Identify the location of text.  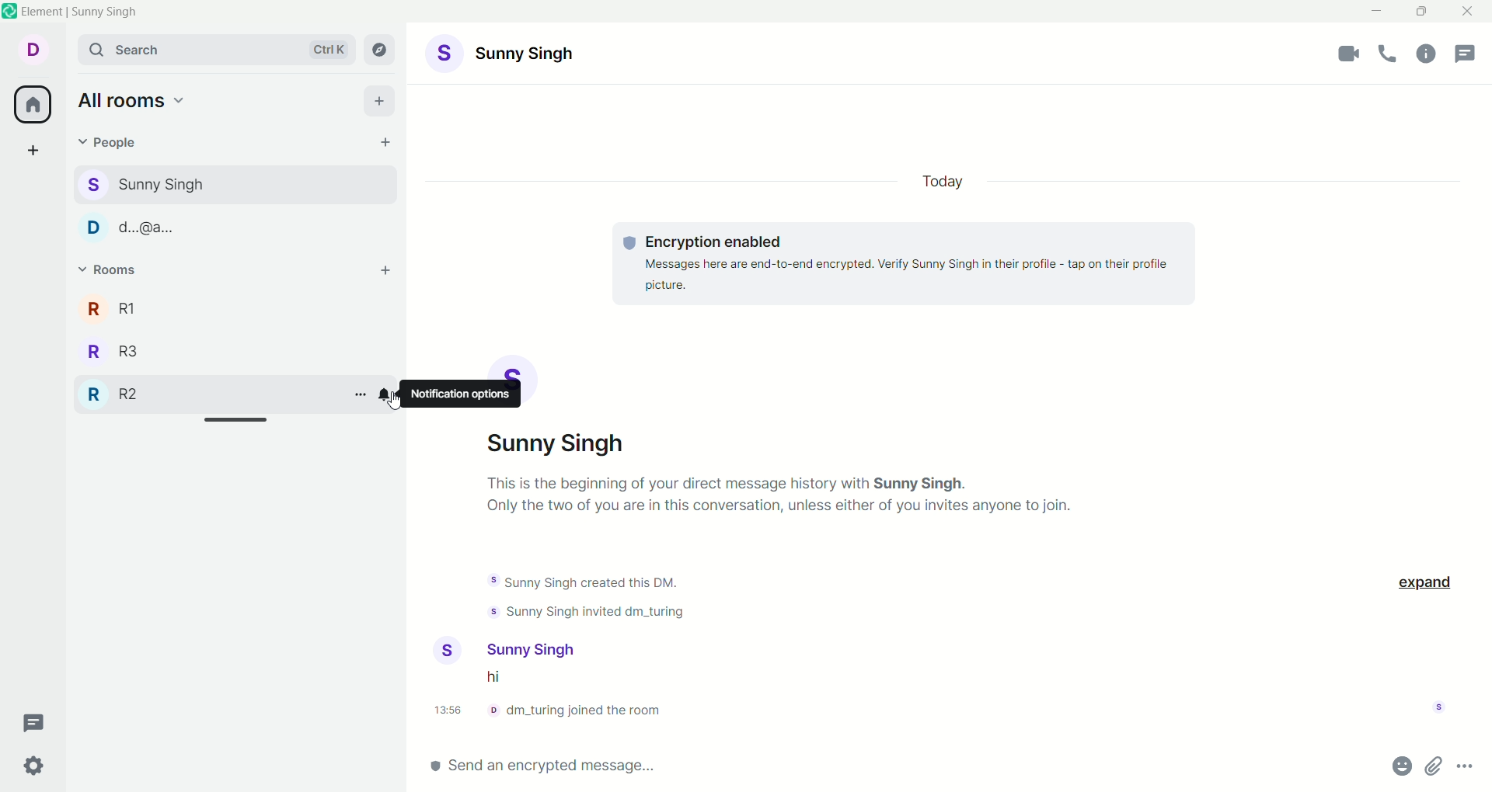
(790, 526).